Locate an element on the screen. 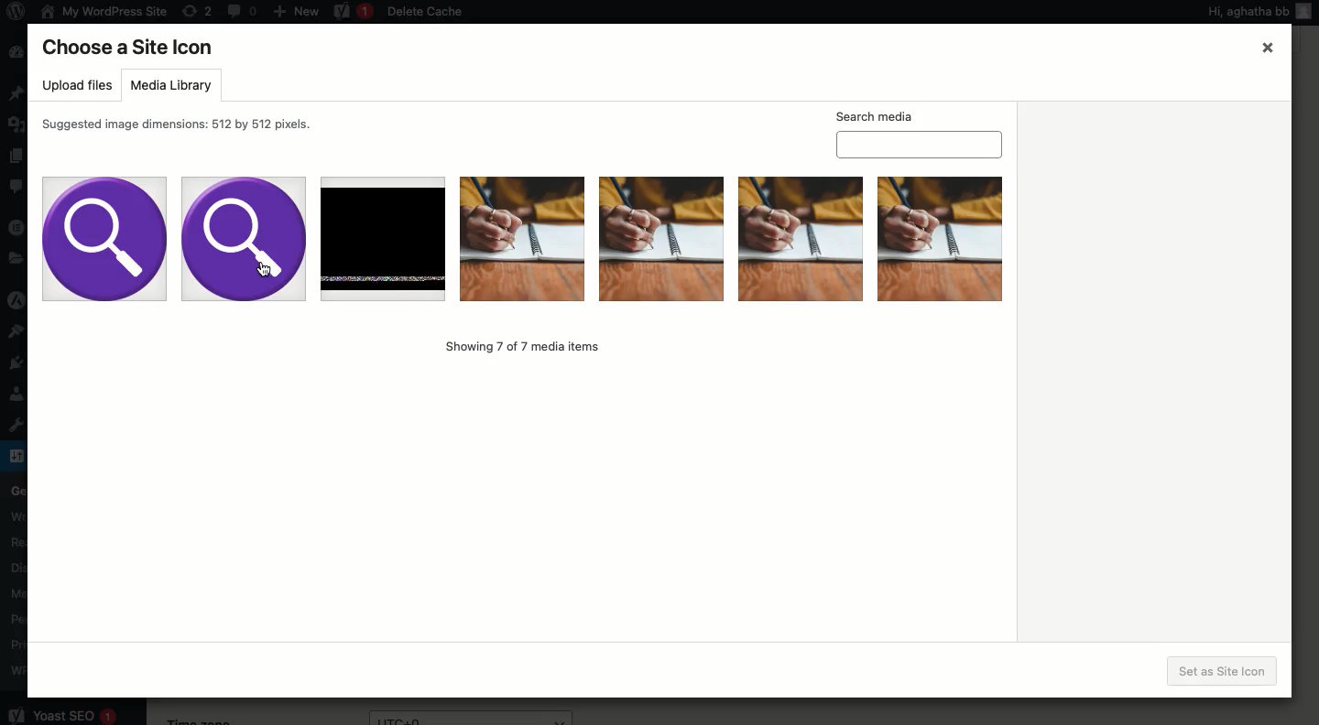 The height and width of the screenshot is (725, 1319). Set as site icon is located at coordinates (1226, 671).